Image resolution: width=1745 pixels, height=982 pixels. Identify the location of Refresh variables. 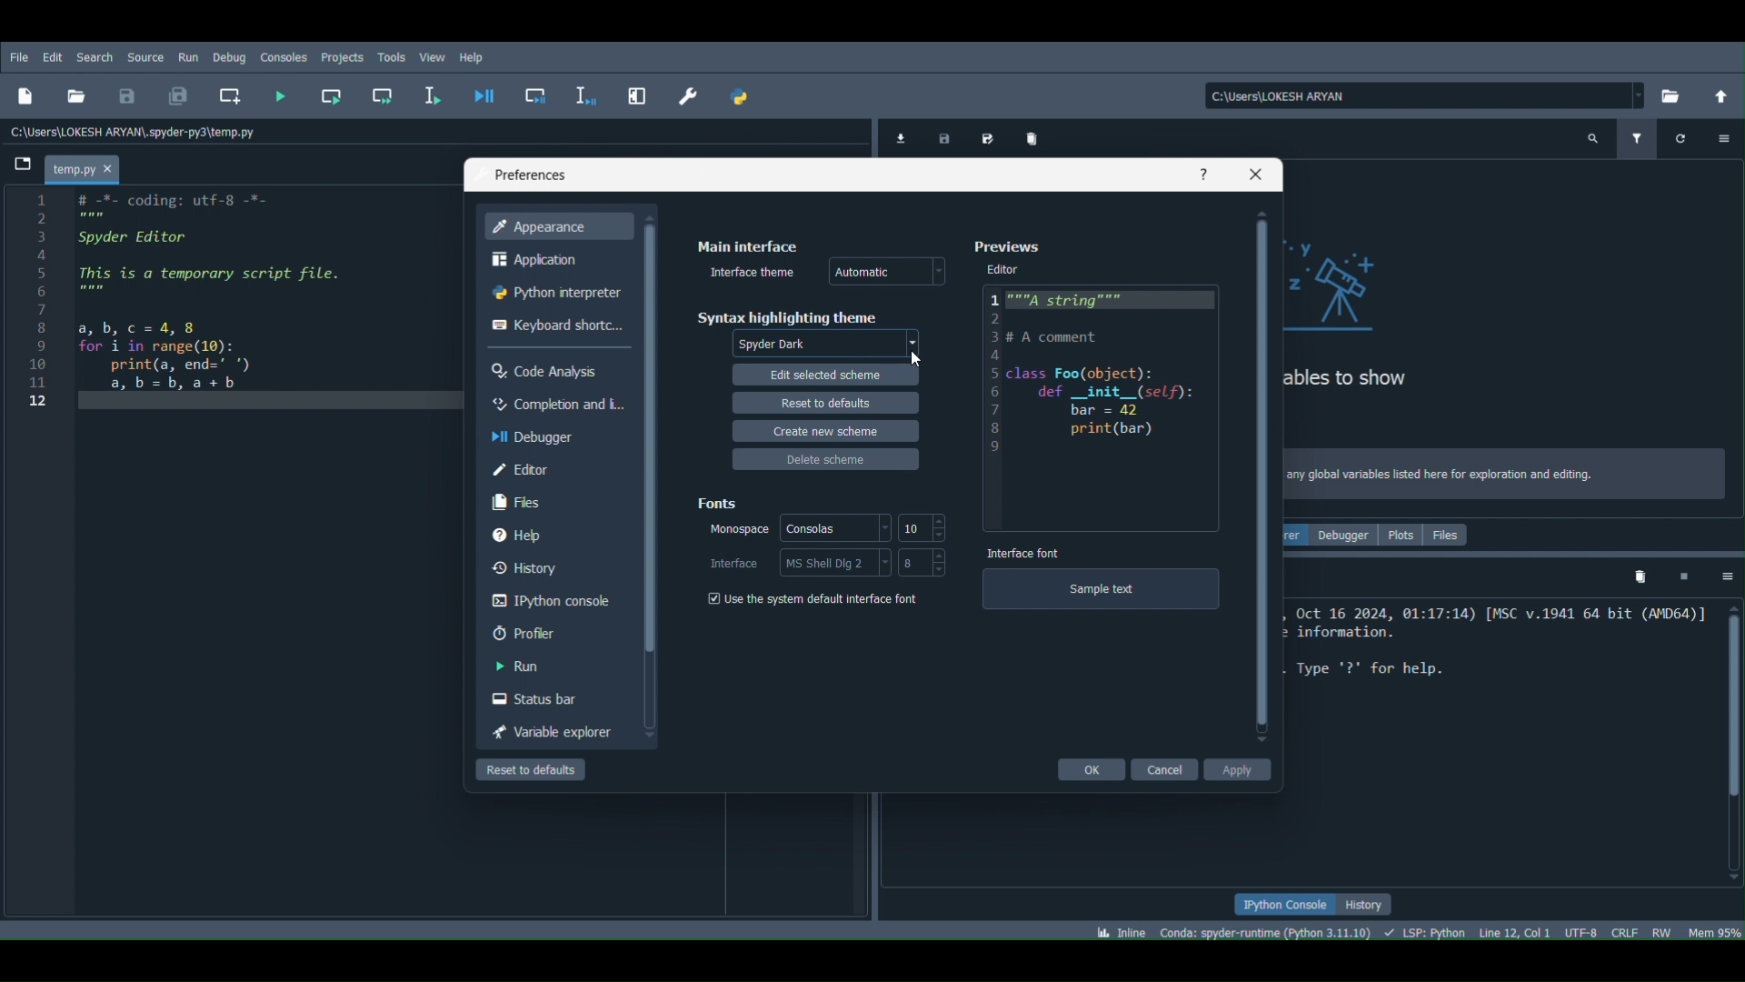
(1680, 135).